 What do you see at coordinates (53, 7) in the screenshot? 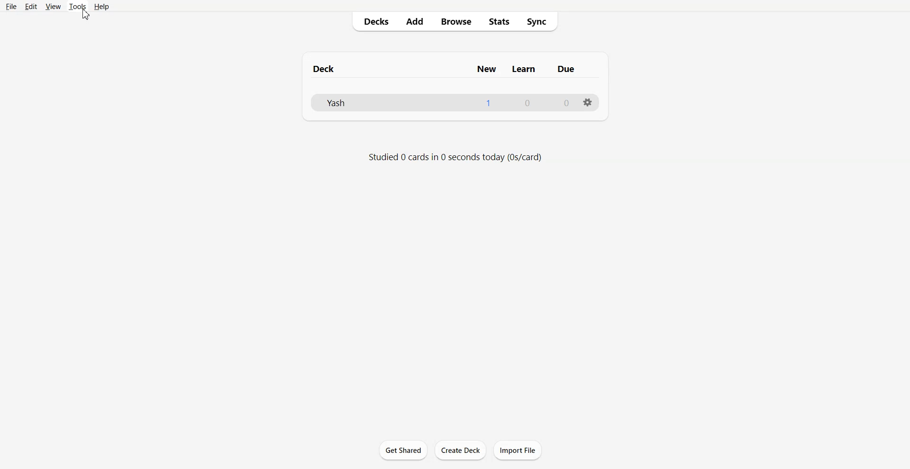
I see `View` at bounding box center [53, 7].